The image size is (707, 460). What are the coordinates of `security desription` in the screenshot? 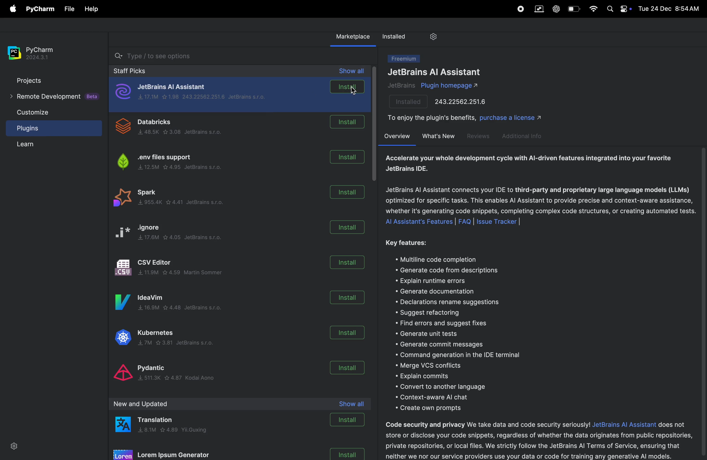 It's located at (538, 439).